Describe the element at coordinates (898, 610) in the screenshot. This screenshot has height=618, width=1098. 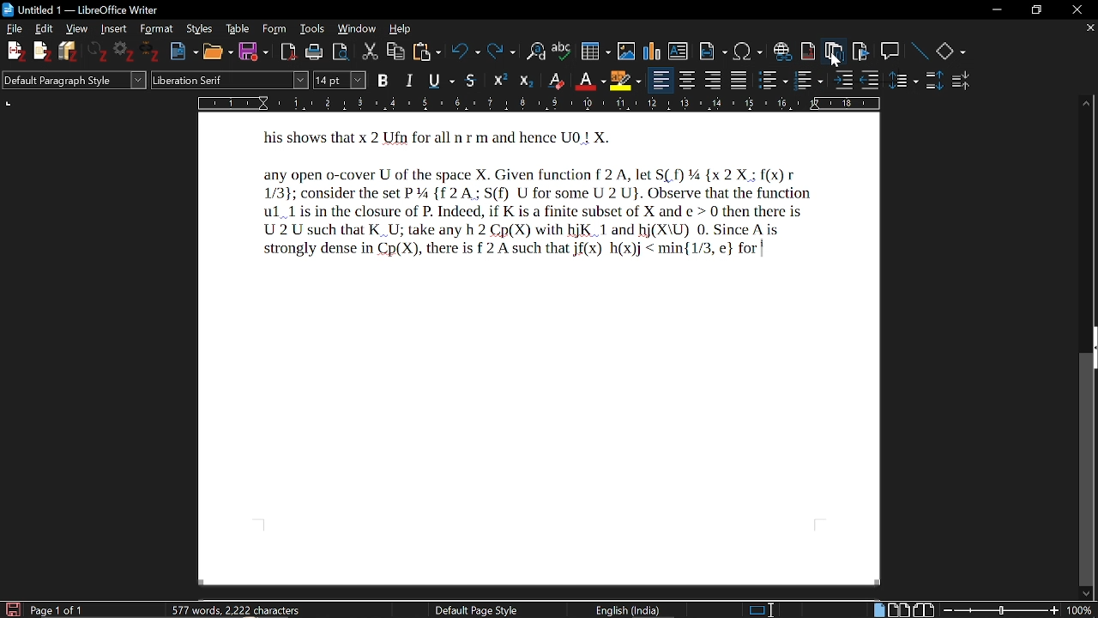
I see `Double page view` at that location.